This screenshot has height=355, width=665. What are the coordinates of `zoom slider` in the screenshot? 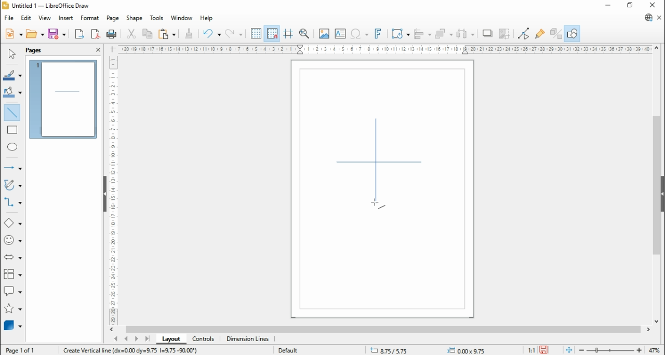 It's located at (609, 350).